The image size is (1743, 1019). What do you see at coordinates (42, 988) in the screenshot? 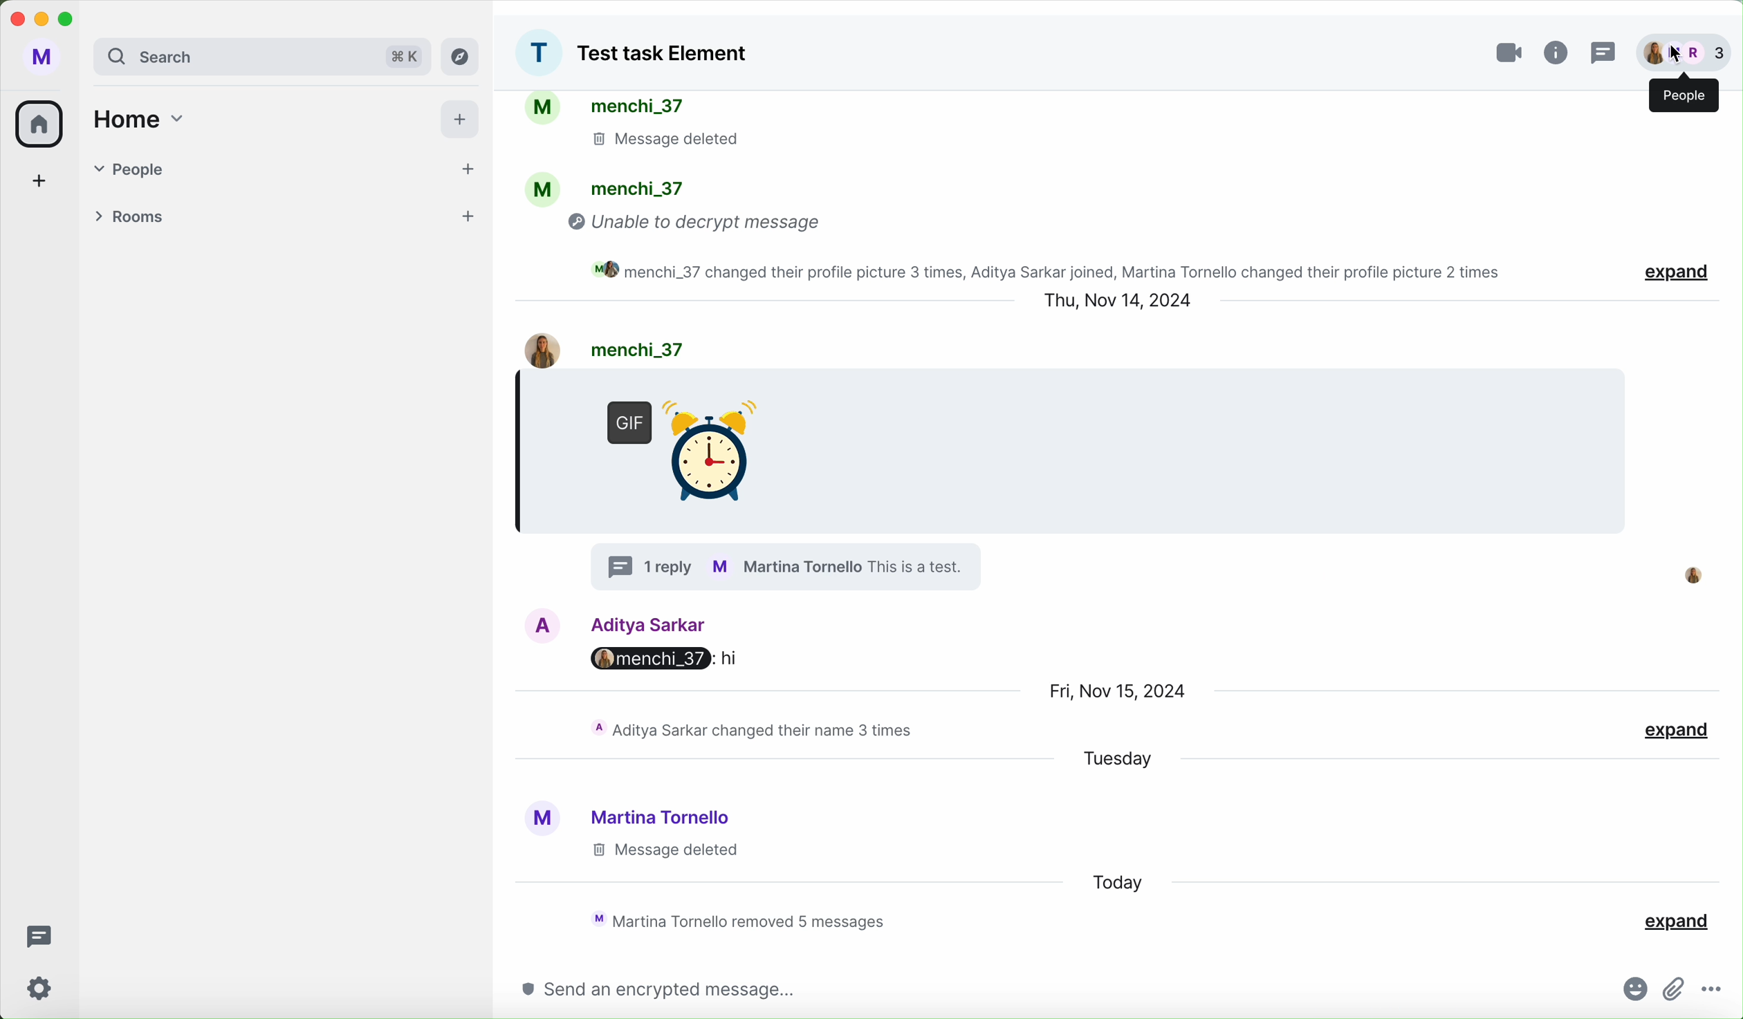
I see `settings` at bounding box center [42, 988].